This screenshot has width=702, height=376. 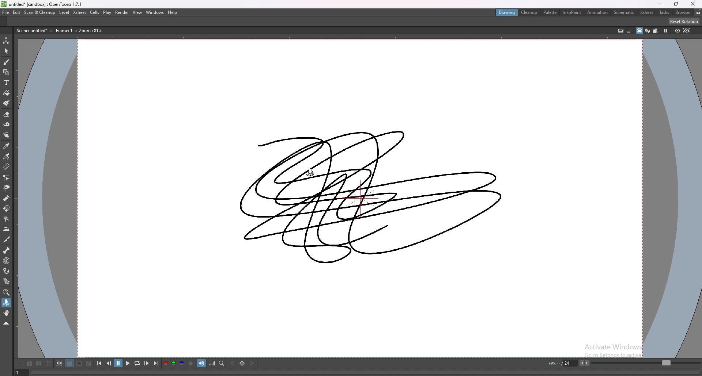 I want to click on reset rotation , so click(x=684, y=21).